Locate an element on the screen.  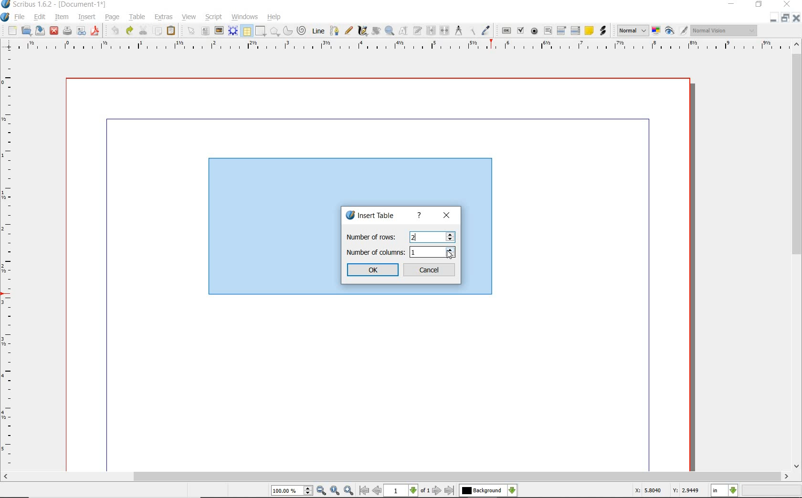
redo is located at coordinates (129, 30).